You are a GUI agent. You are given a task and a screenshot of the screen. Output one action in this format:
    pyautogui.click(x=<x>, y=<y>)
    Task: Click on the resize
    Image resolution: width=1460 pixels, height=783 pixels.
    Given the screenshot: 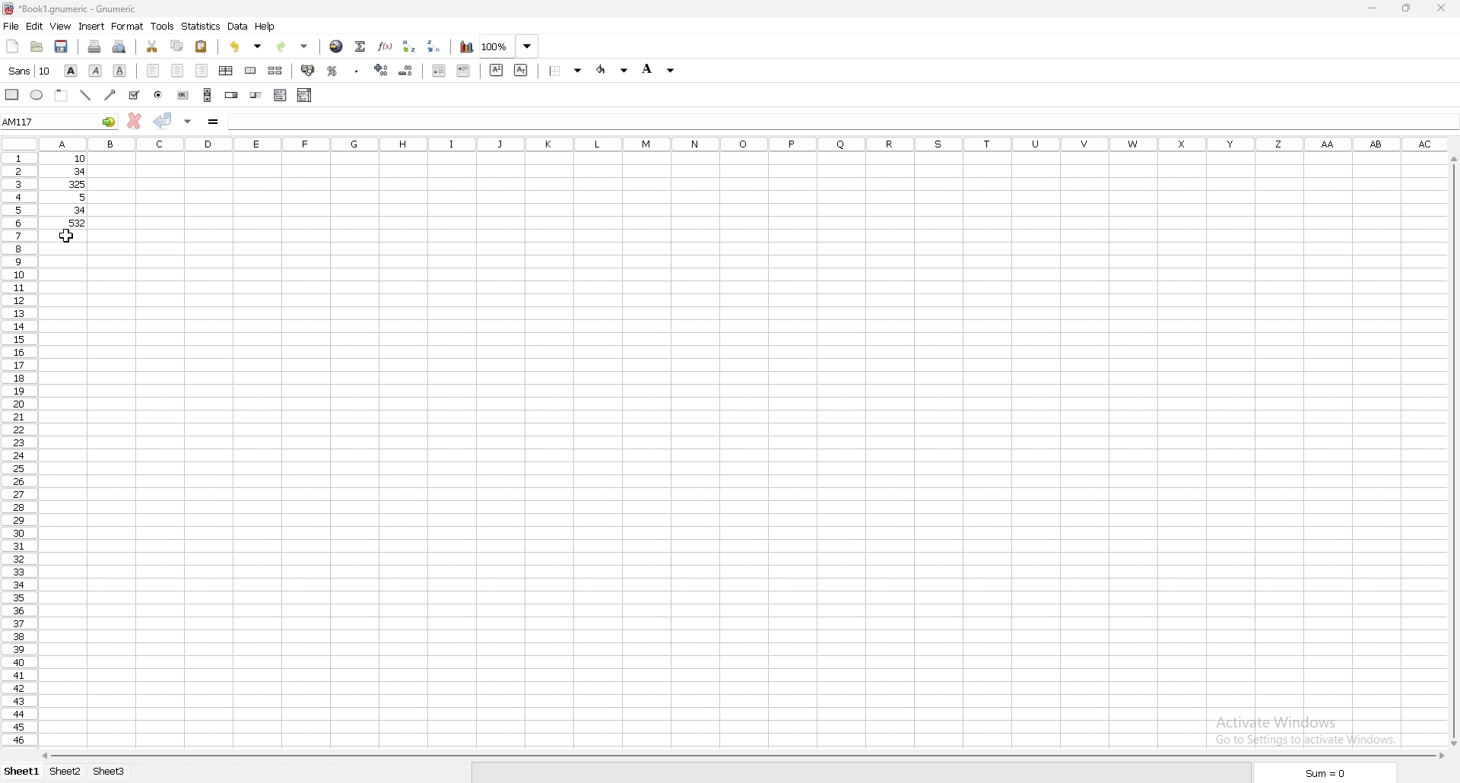 What is the action you would take?
    pyautogui.click(x=1405, y=8)
    